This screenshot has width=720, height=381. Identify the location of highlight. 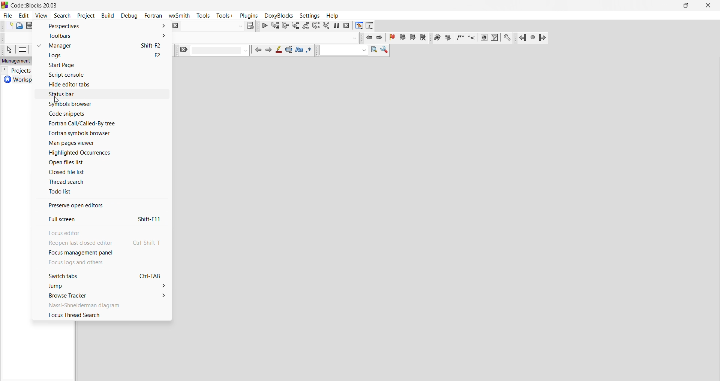
(278, 51).